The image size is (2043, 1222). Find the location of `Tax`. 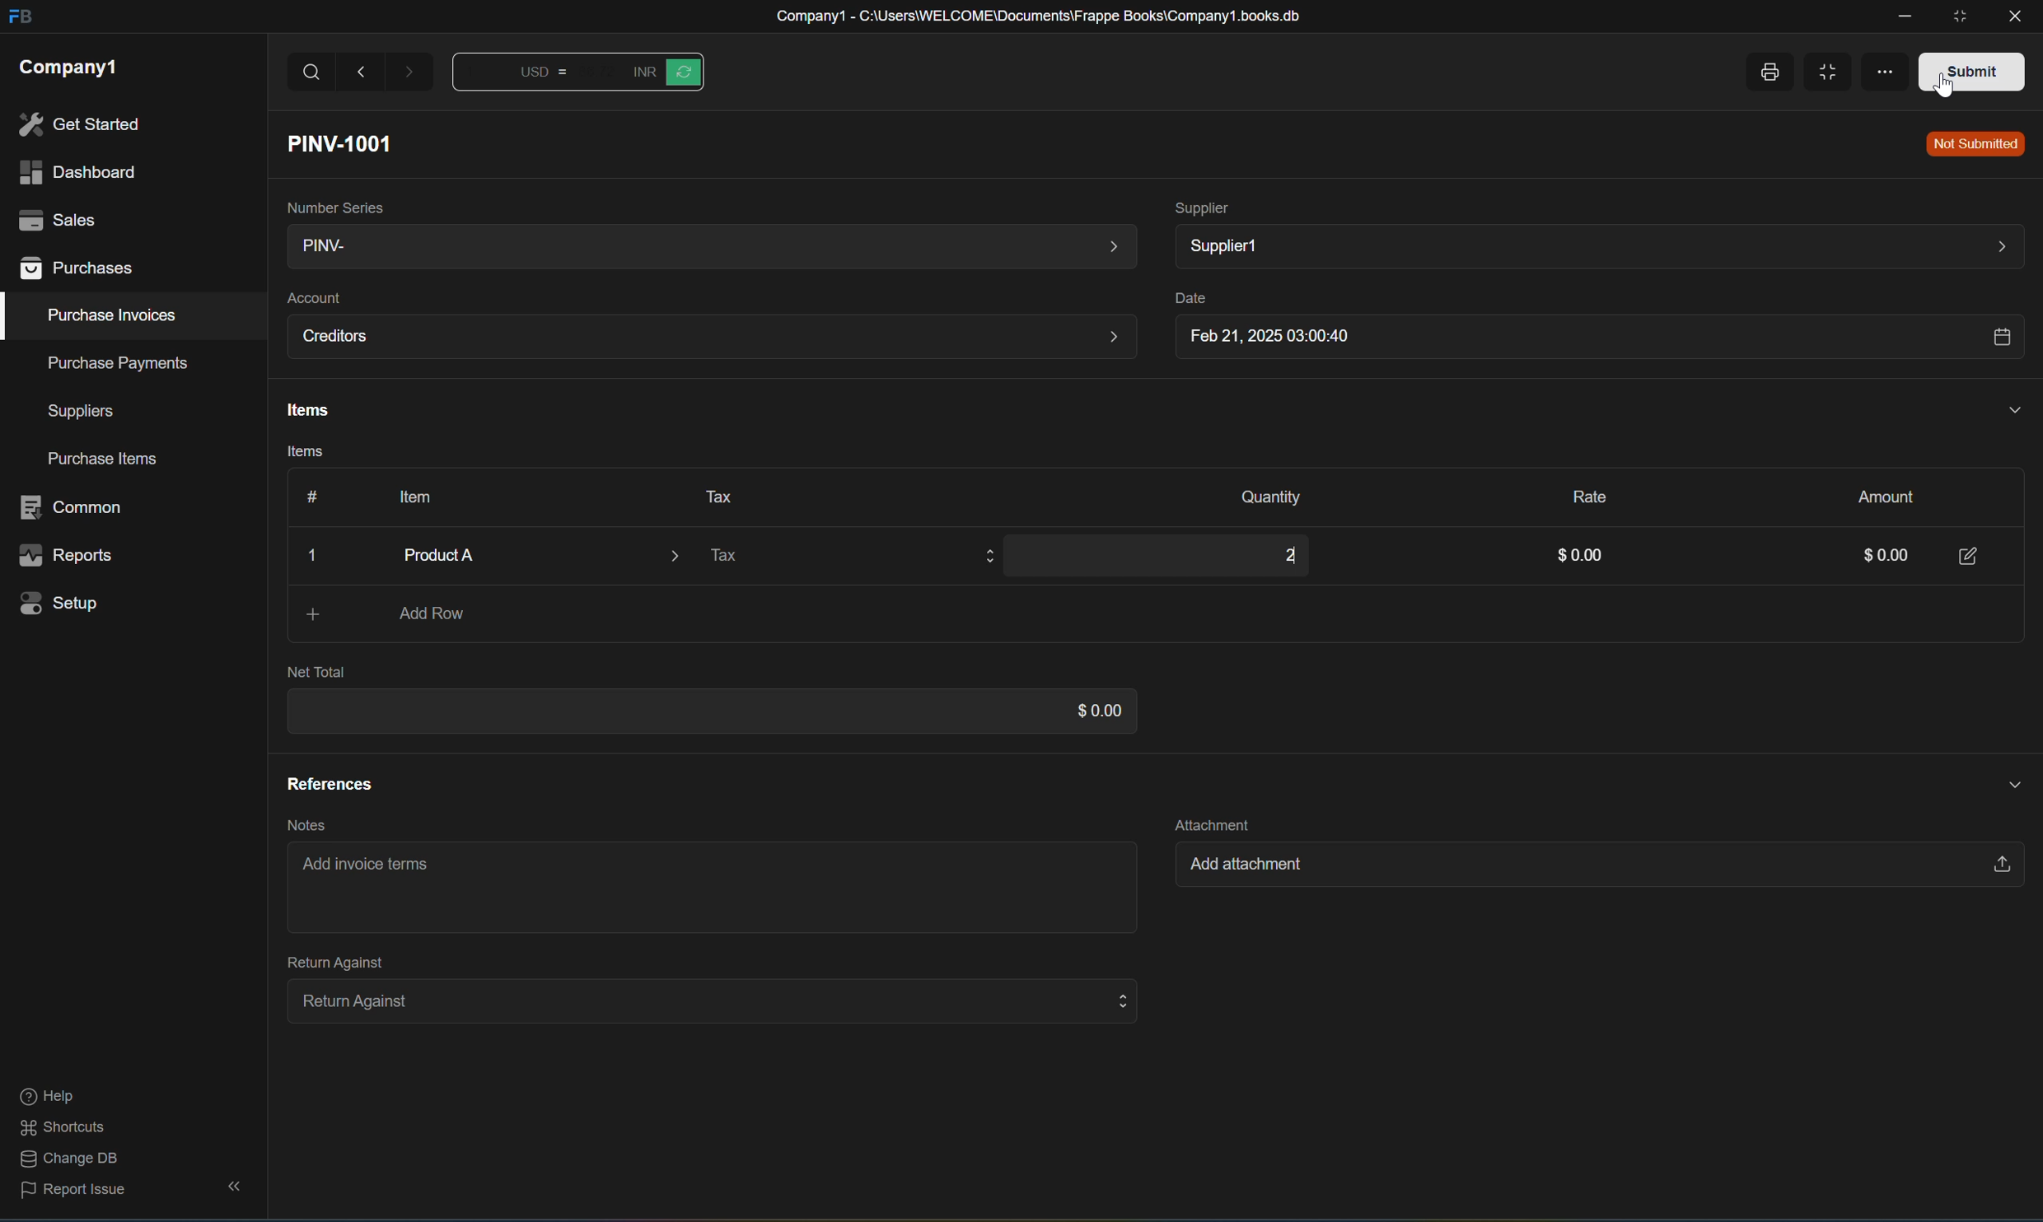

Tax is located at coordinates (850, 559).